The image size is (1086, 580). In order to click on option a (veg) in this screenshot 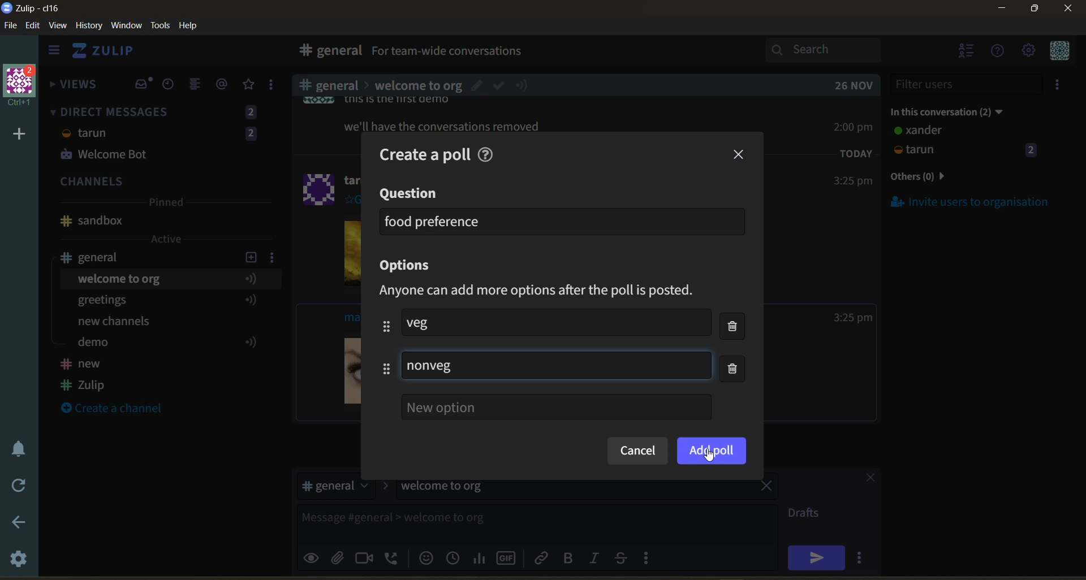, I will do `click(426, 322)`.